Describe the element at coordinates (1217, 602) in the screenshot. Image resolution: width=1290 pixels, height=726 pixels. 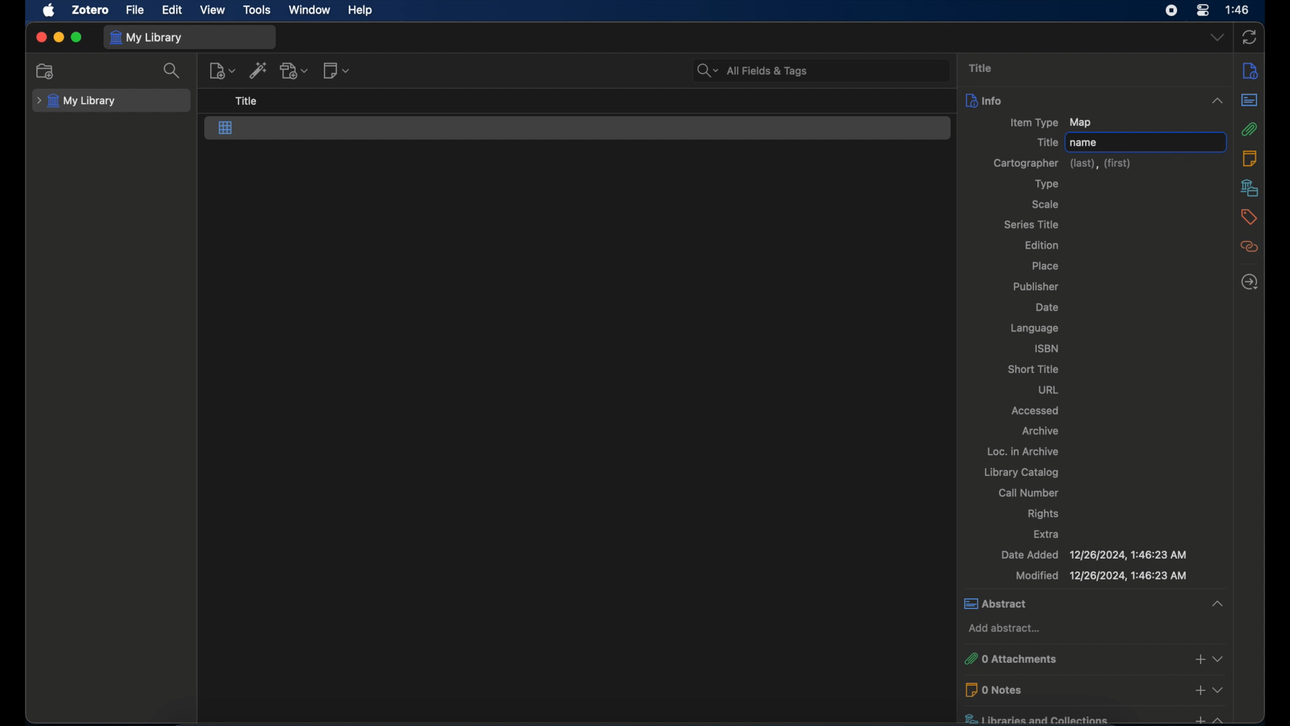
I see `Collapse or expand ` at that location.